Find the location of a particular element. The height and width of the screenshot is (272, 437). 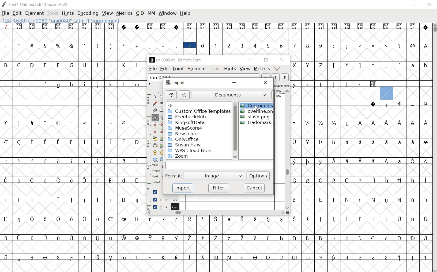

glyph is located at coordinates (163, 219).